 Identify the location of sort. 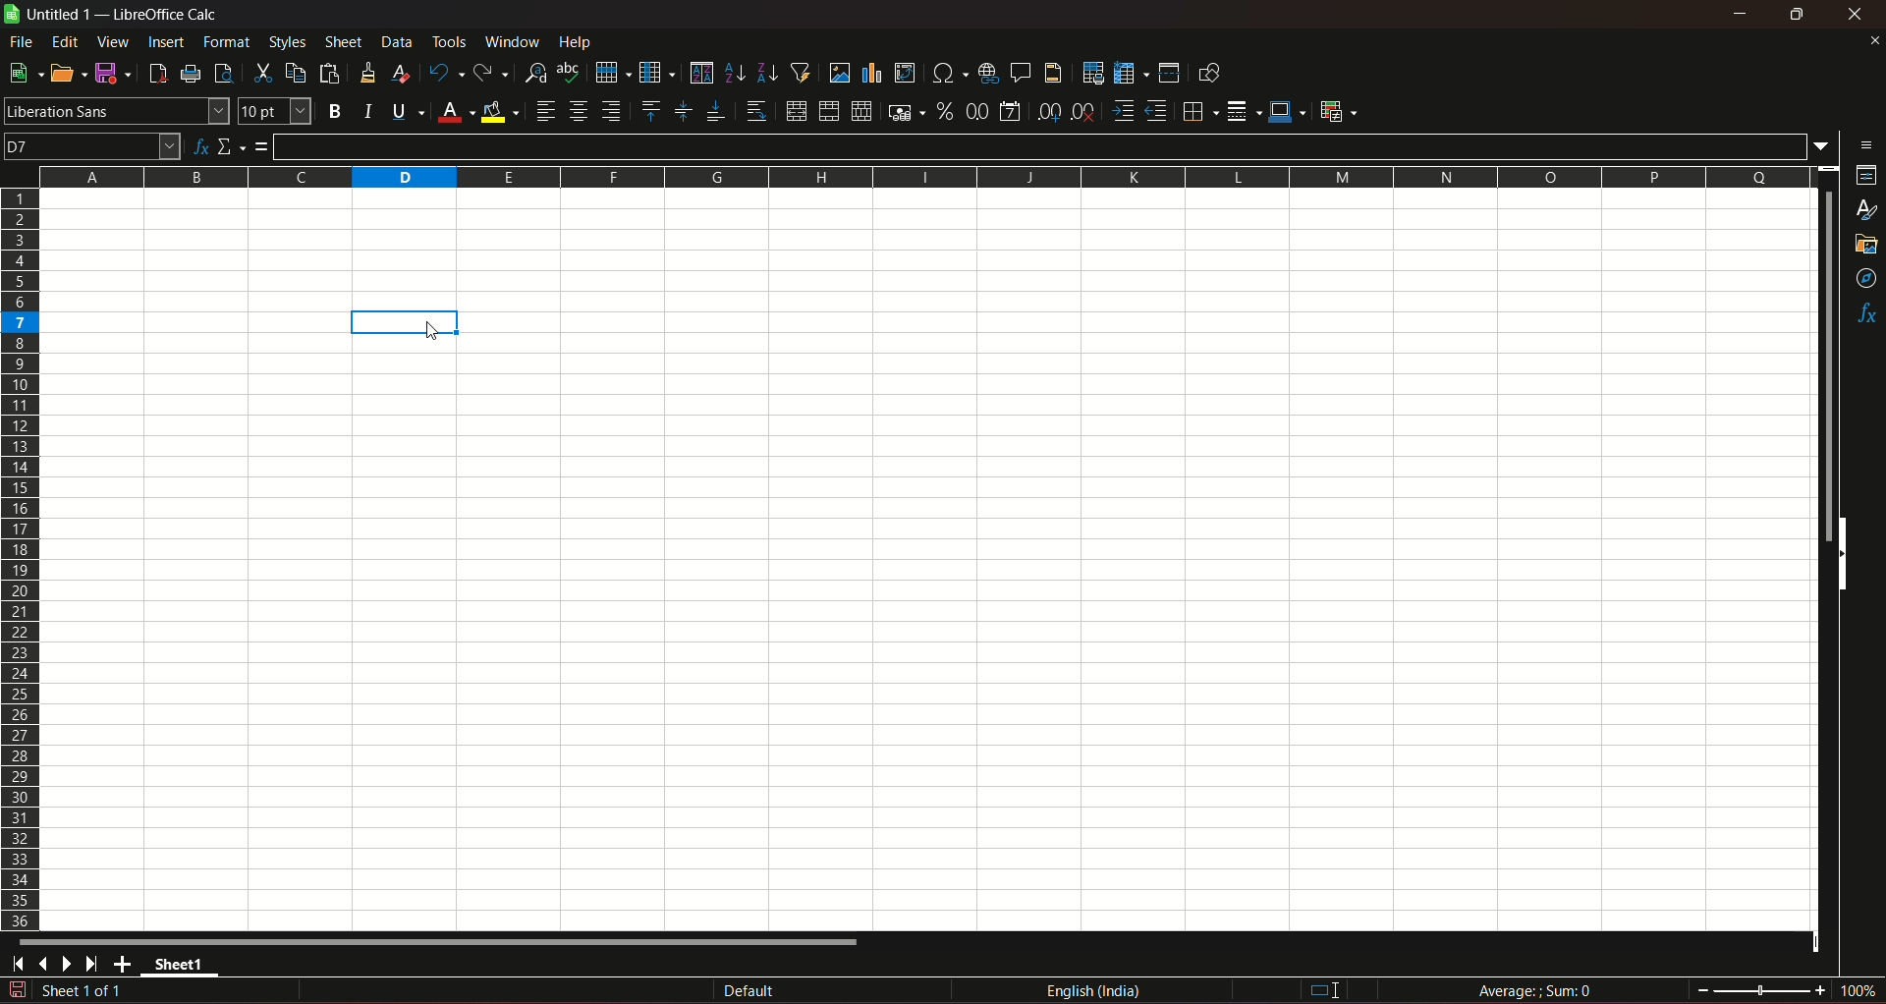
(700, 73).